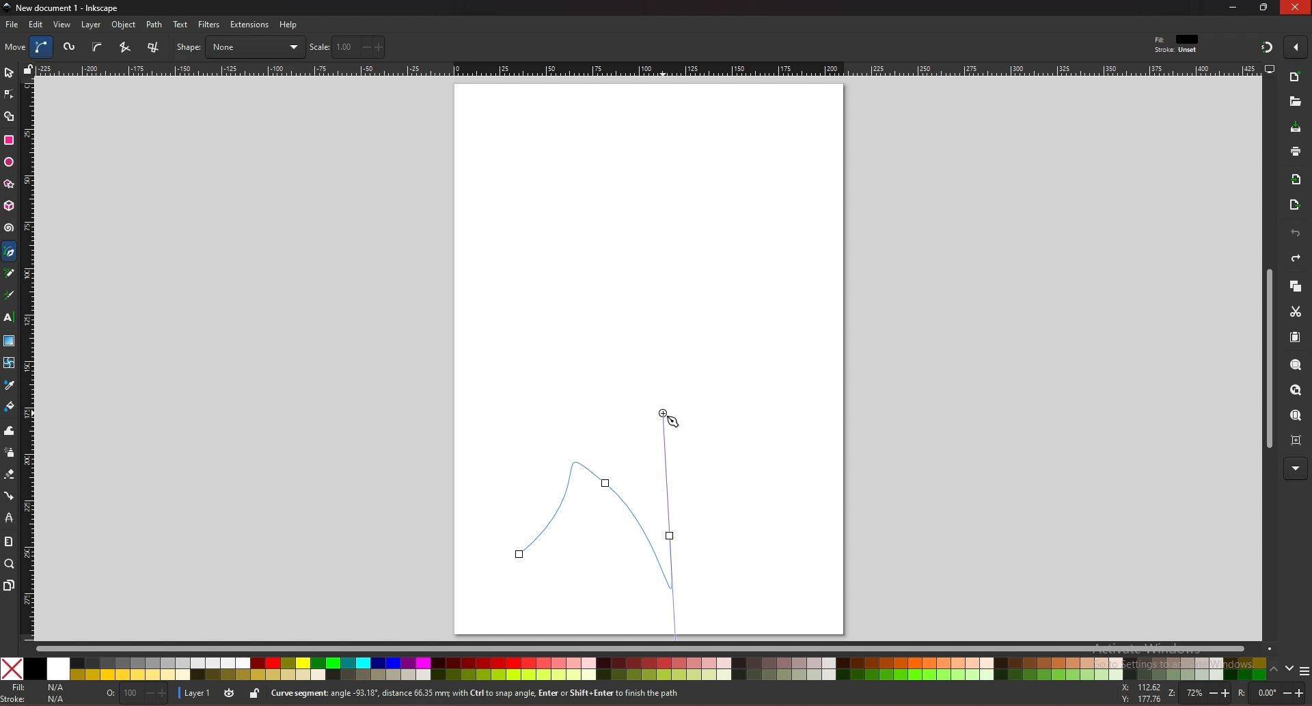 The height and width of the screenshot is (706, 1312). Describe the element at coordinates (12, 296) in the screenshot. I see `calligraphy` at that location.